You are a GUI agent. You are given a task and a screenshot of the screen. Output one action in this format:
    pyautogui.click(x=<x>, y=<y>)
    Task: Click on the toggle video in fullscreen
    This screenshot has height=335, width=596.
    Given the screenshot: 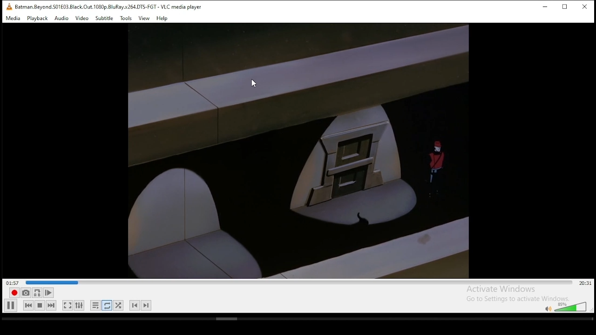 What is the action you would take?
    pyautogui.click(x=68, y=305)
    